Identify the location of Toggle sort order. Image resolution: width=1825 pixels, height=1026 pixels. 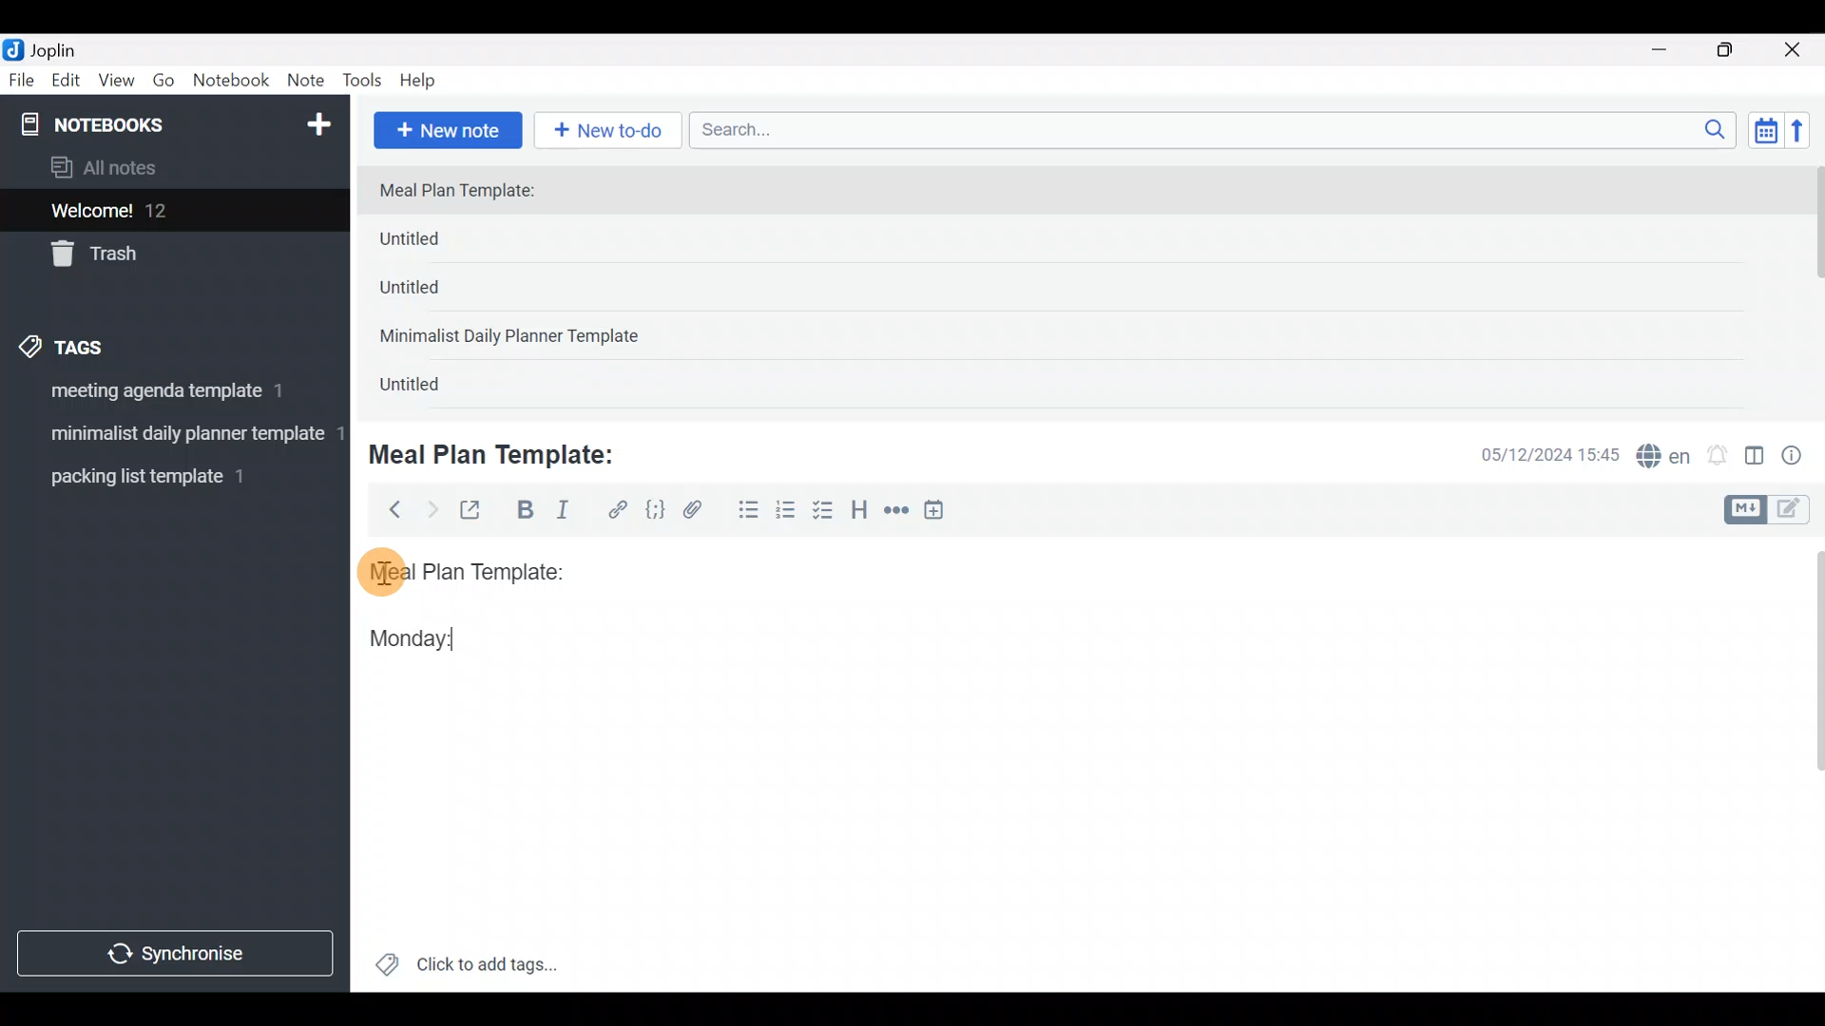
(1765, 131).